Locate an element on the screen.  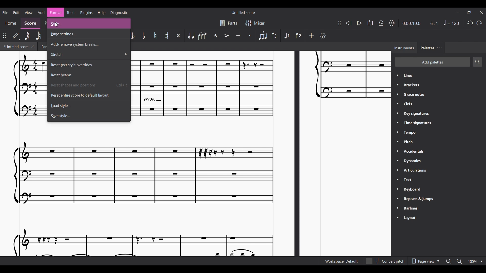
Close/Undock Palette tab is located at coordinates (439, 48).